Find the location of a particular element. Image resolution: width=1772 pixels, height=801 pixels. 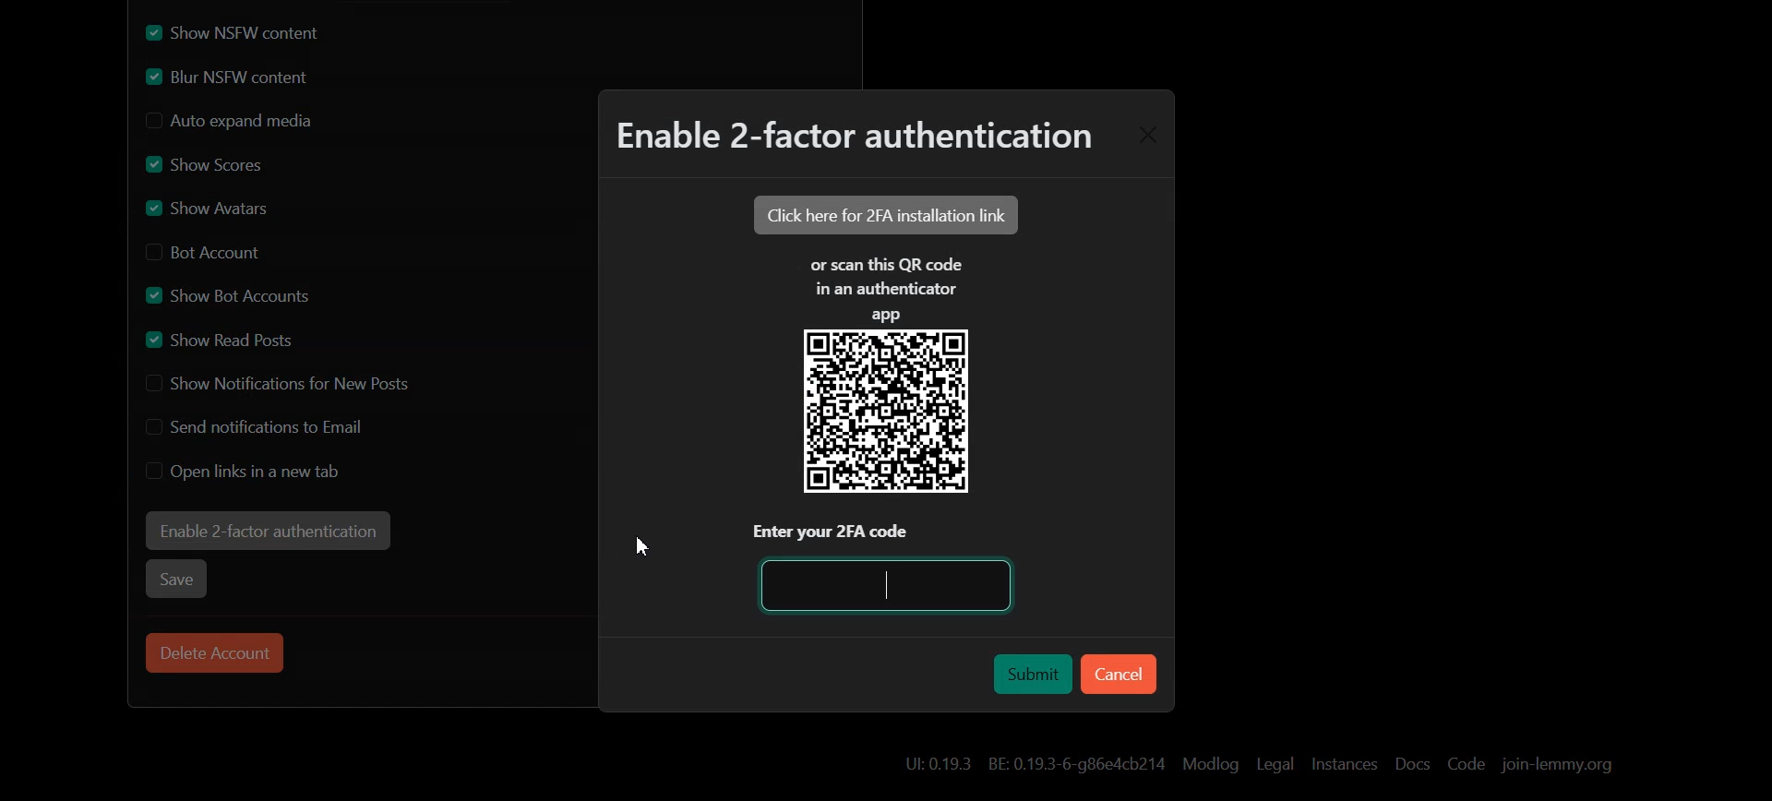

Enable Show Avatars is located at coordinates (218, 207).